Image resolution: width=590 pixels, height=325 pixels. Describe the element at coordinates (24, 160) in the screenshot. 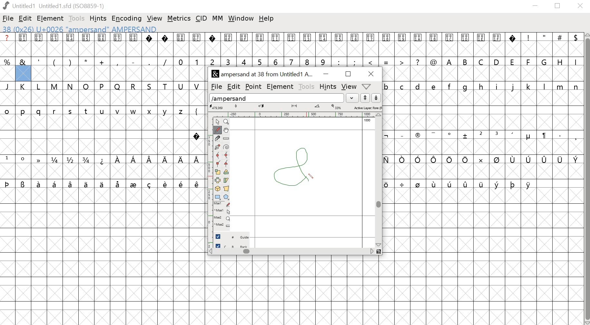

I see `0` at that location.